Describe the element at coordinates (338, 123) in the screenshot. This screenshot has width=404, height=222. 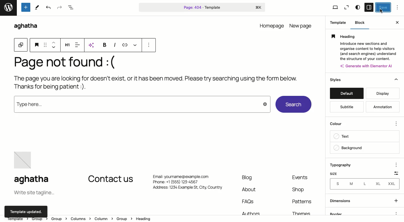
I see `color` at that location.